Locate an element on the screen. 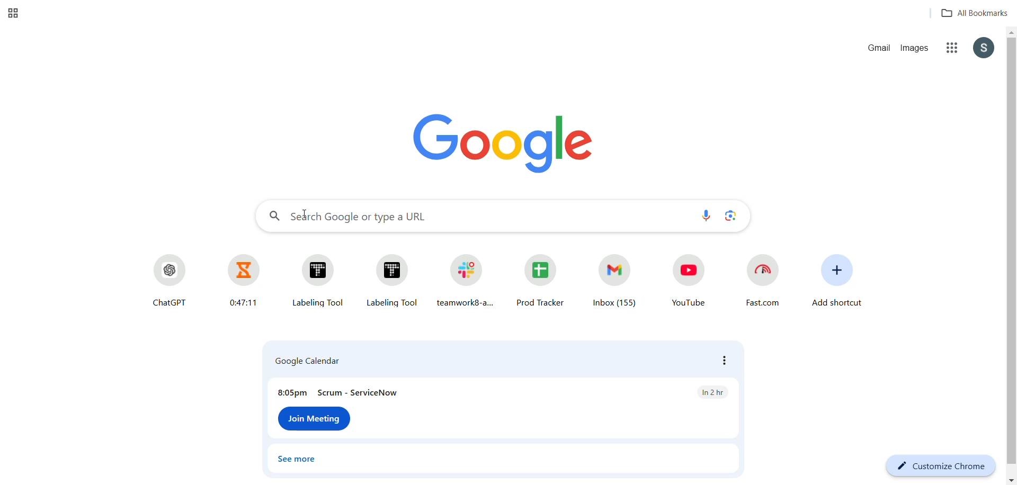 The width and height of the screenshot is (1017, 485). move up is located at coordinates (1011, 32).